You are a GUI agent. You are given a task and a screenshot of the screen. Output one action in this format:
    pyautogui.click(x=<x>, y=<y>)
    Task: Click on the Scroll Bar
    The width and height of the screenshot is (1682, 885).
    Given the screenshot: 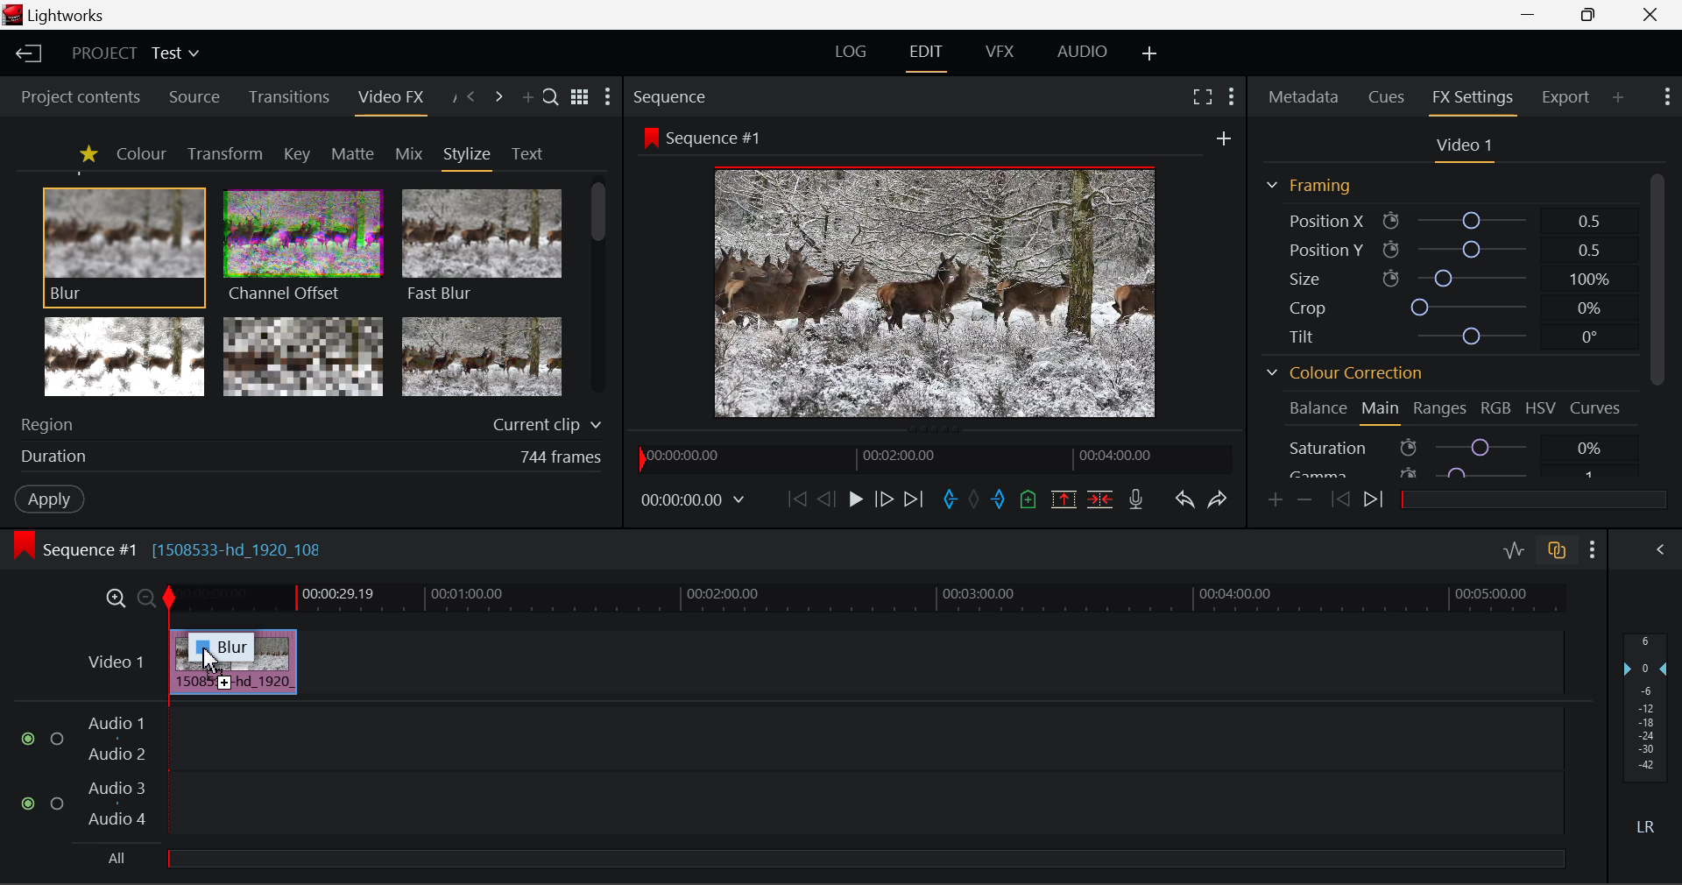 What is the action you would take?
    pyautogui.click(x=601, y=292)
    